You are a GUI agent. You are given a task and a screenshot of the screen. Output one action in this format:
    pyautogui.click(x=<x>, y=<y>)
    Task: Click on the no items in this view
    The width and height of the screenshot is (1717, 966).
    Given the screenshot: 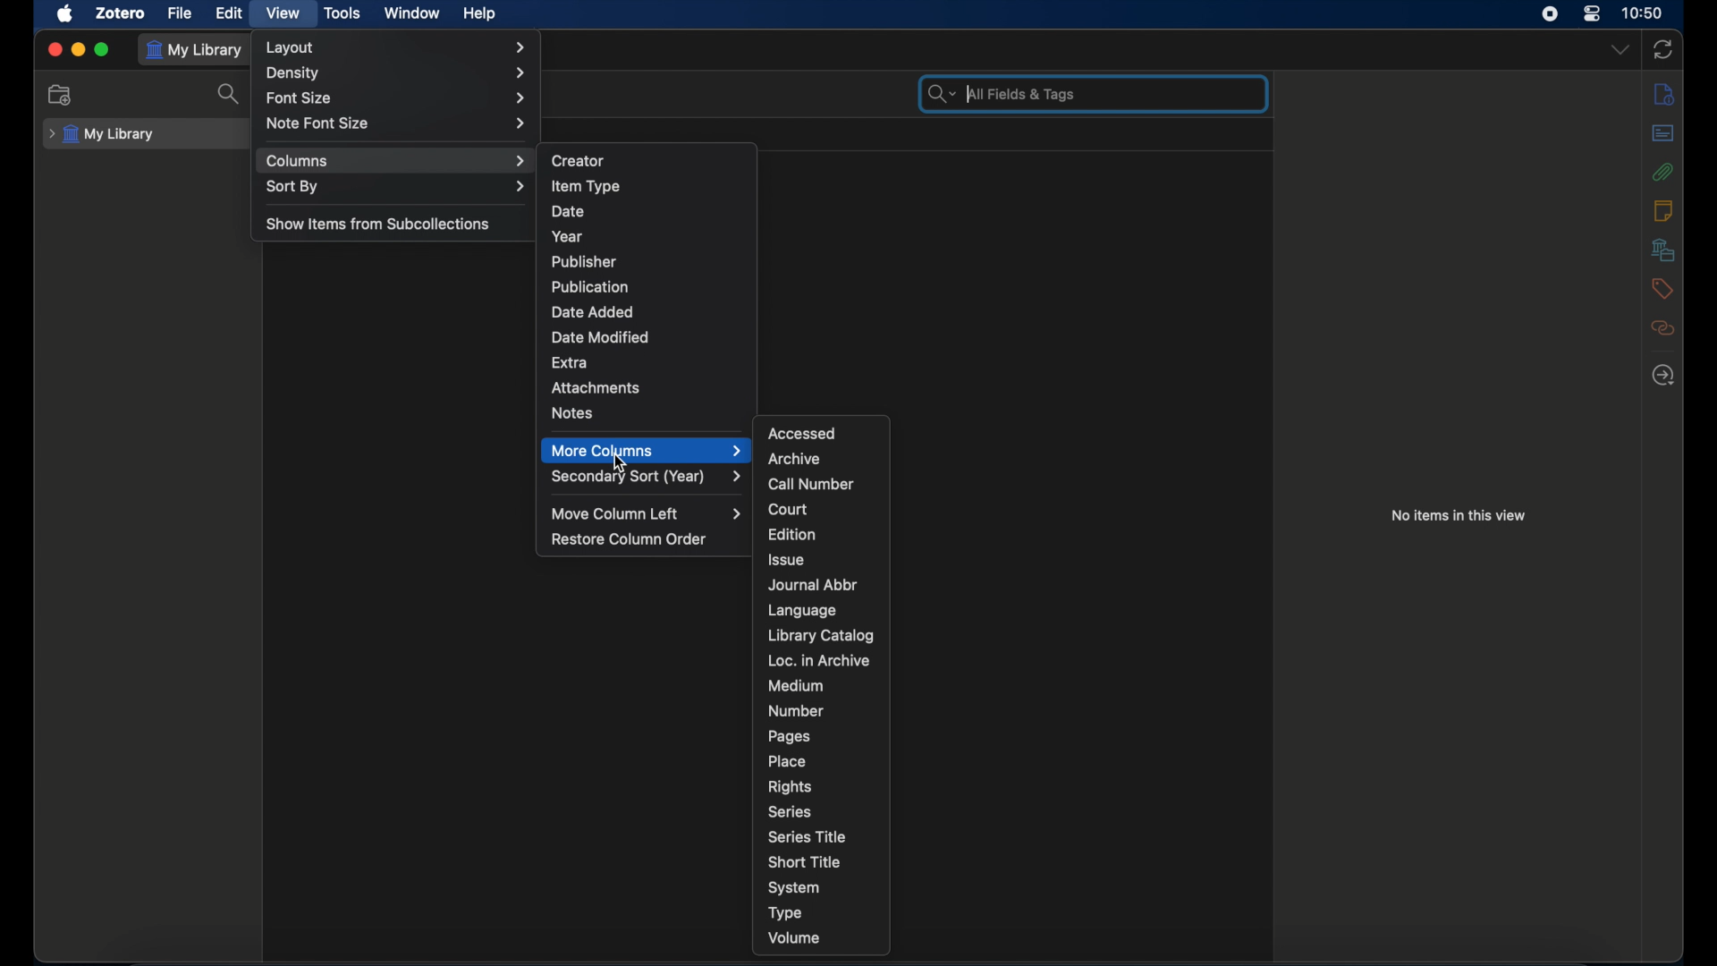 What is the action you would take?
    pyautogui.click(x=1459, y=515)
    